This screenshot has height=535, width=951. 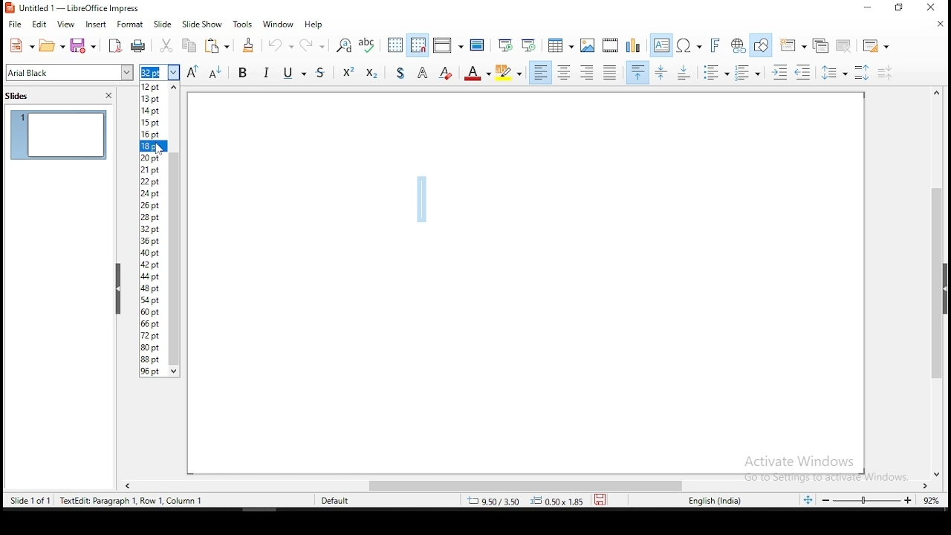 I want to click on close window, so click(x=928, y=7).